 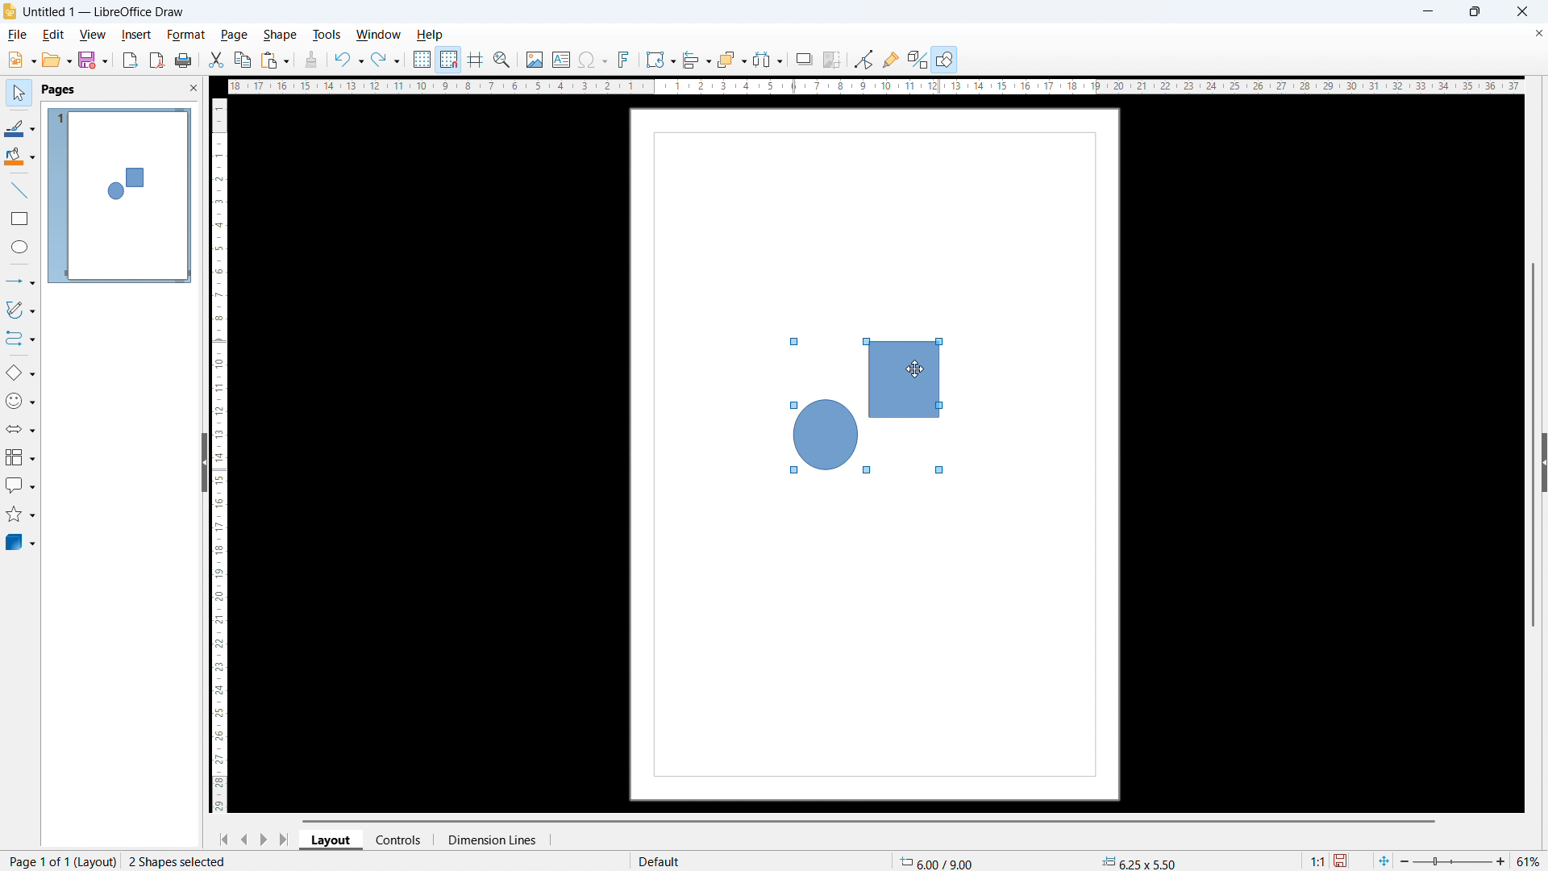 I want to click on horizontal ruler, so click(x=875, y=86).